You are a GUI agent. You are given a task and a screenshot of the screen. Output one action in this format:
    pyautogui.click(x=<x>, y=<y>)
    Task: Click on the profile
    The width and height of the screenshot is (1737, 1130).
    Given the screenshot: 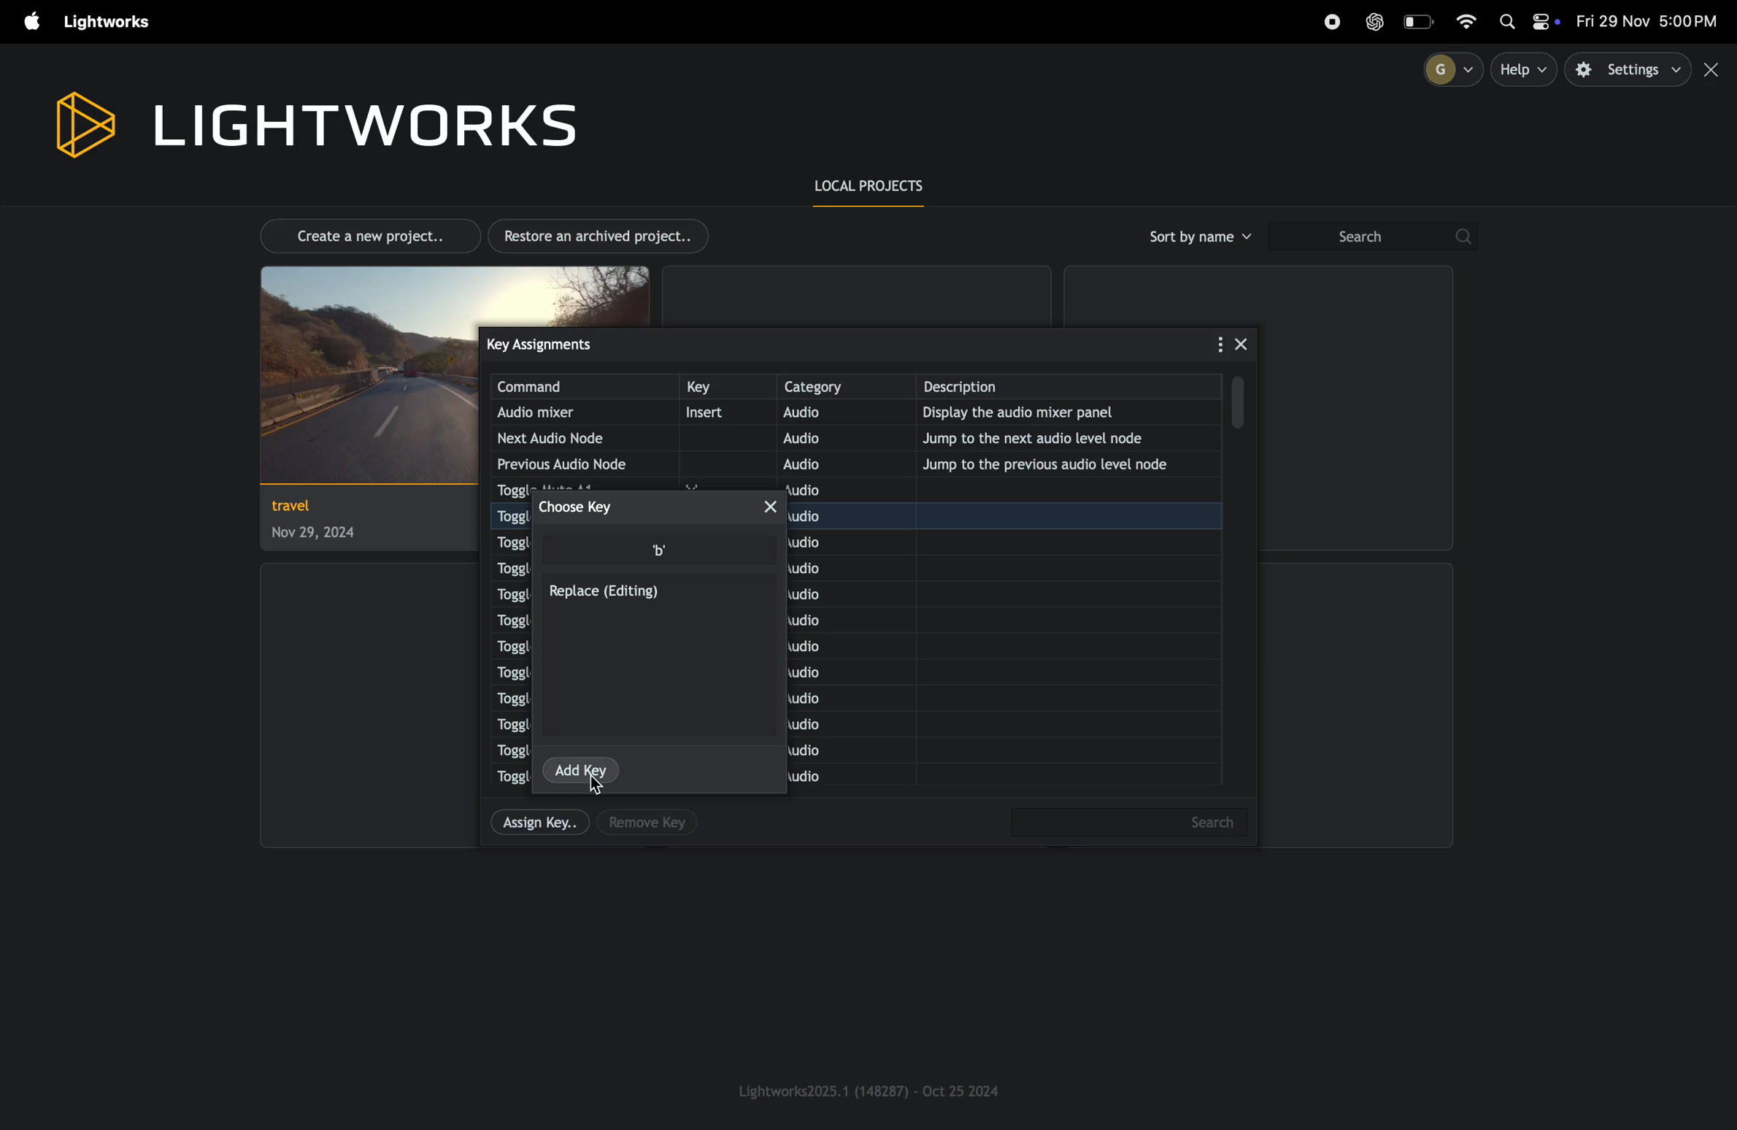 What is the action you would take?
    pyautogui.click(x=1447, y=69)
    